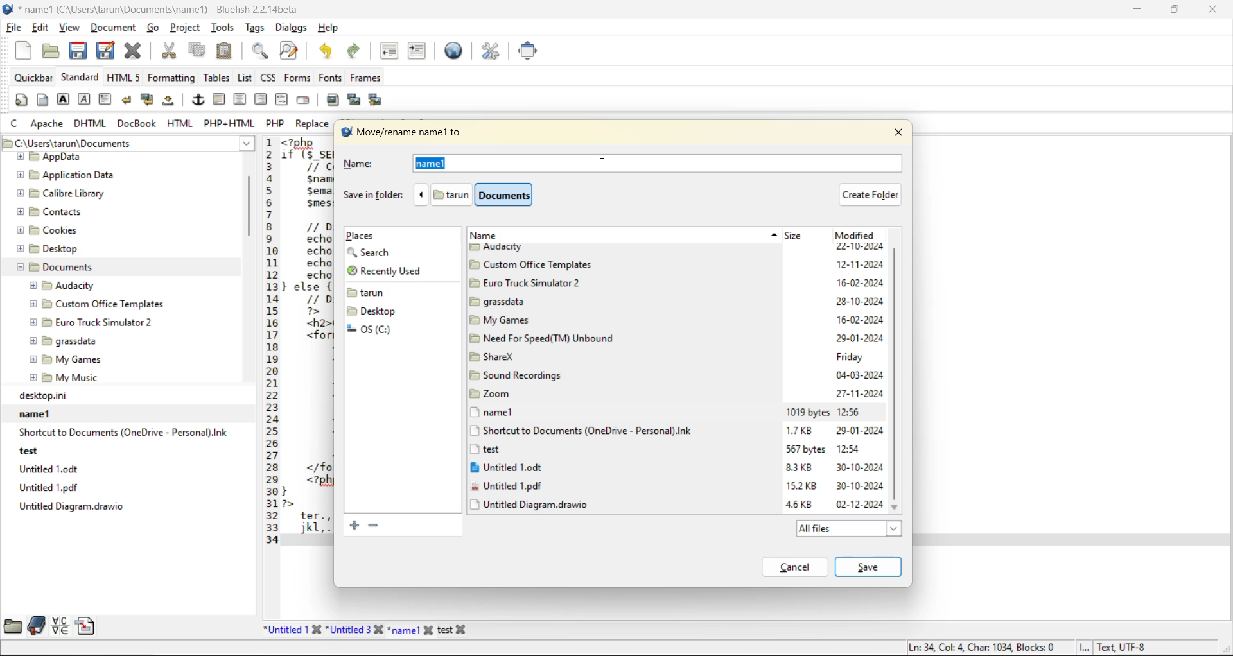  What do you see at coordinates (148, 101) in the screenshot?
I see `break and clear` at bounding box center [148, 101].